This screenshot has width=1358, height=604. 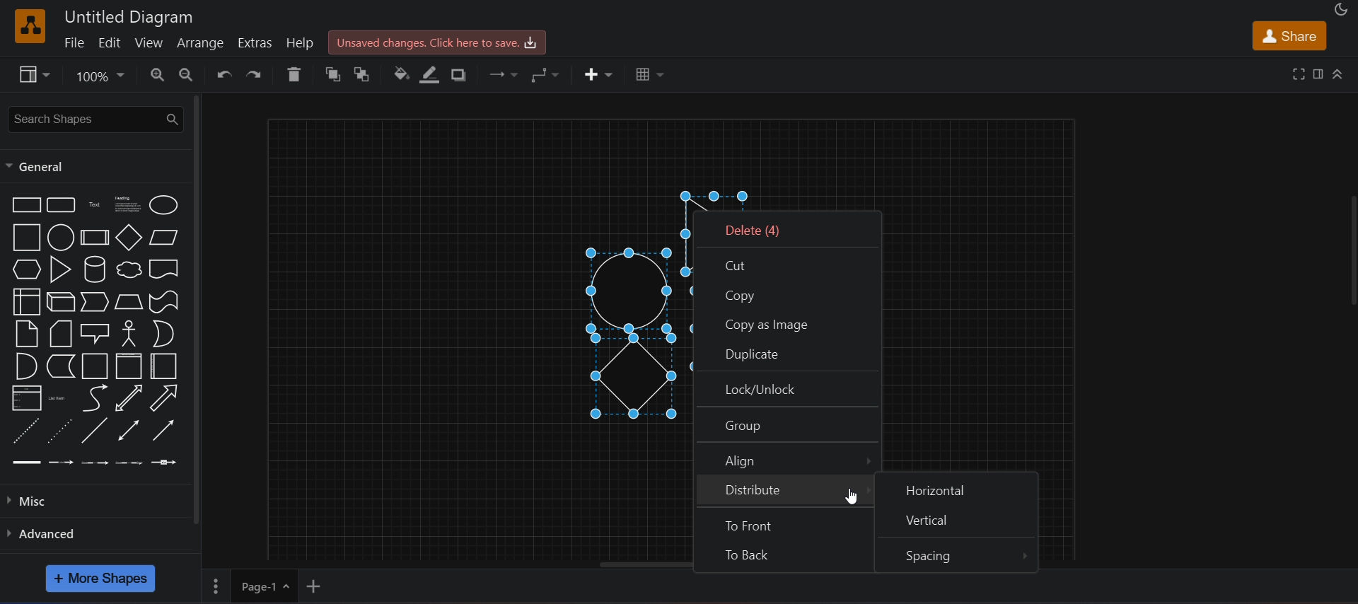 I want to click on horizontal container, so click(x=163, y=366).